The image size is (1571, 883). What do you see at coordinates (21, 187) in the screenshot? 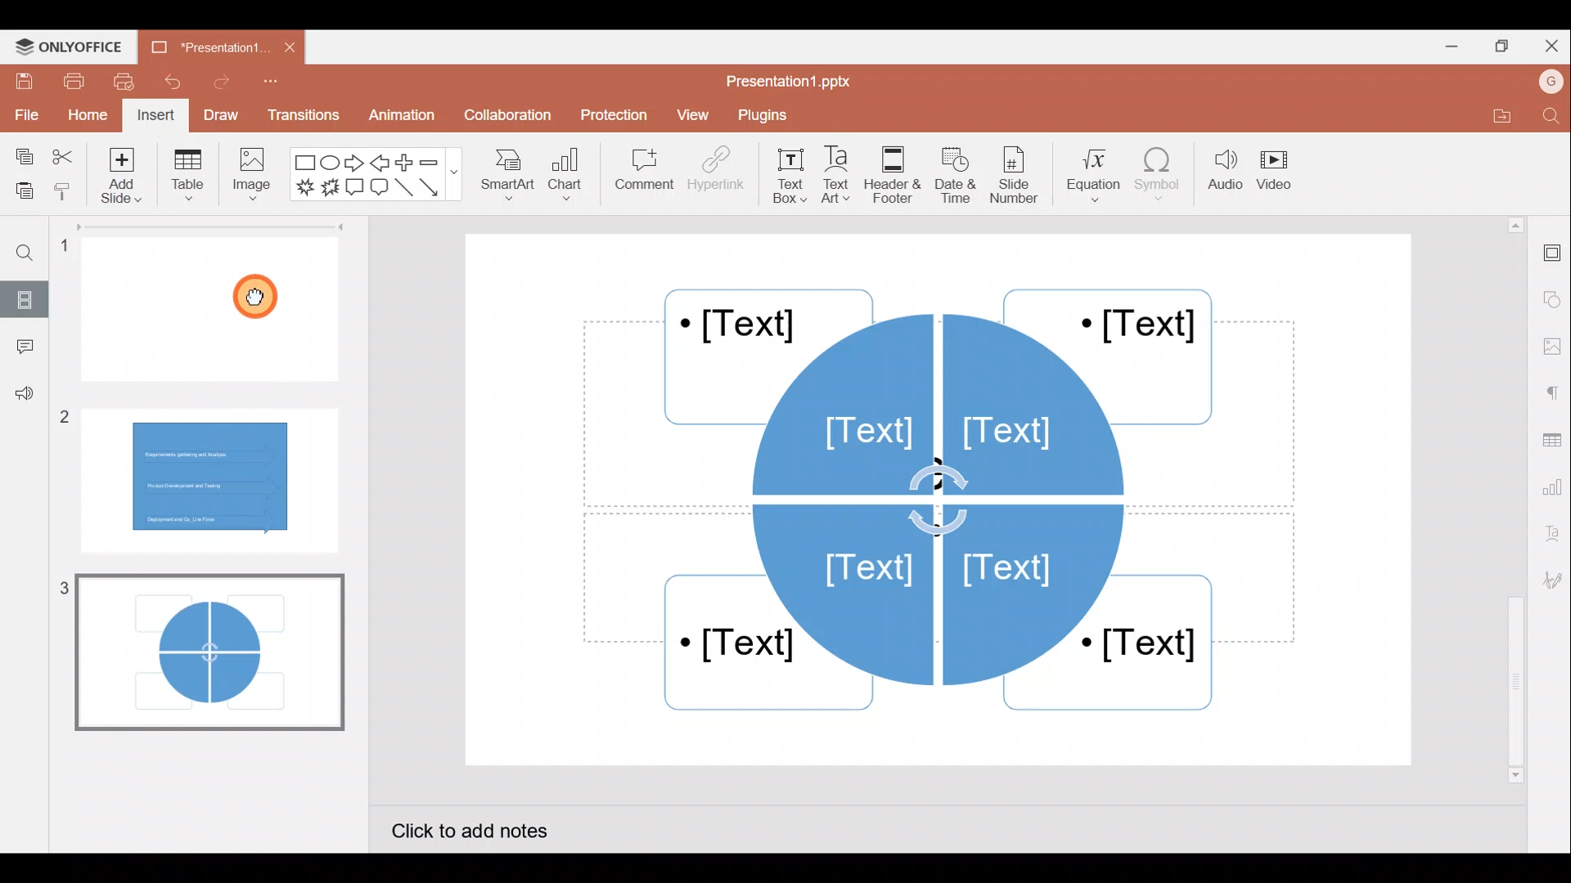
I see `Paste` at bounding box center [21, 187].